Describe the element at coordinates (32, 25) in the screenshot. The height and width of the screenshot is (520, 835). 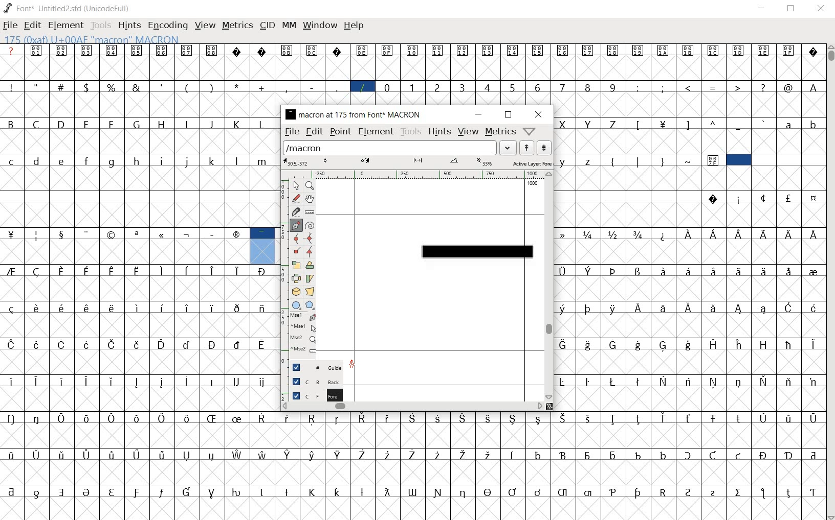
I see `edit` at that location.